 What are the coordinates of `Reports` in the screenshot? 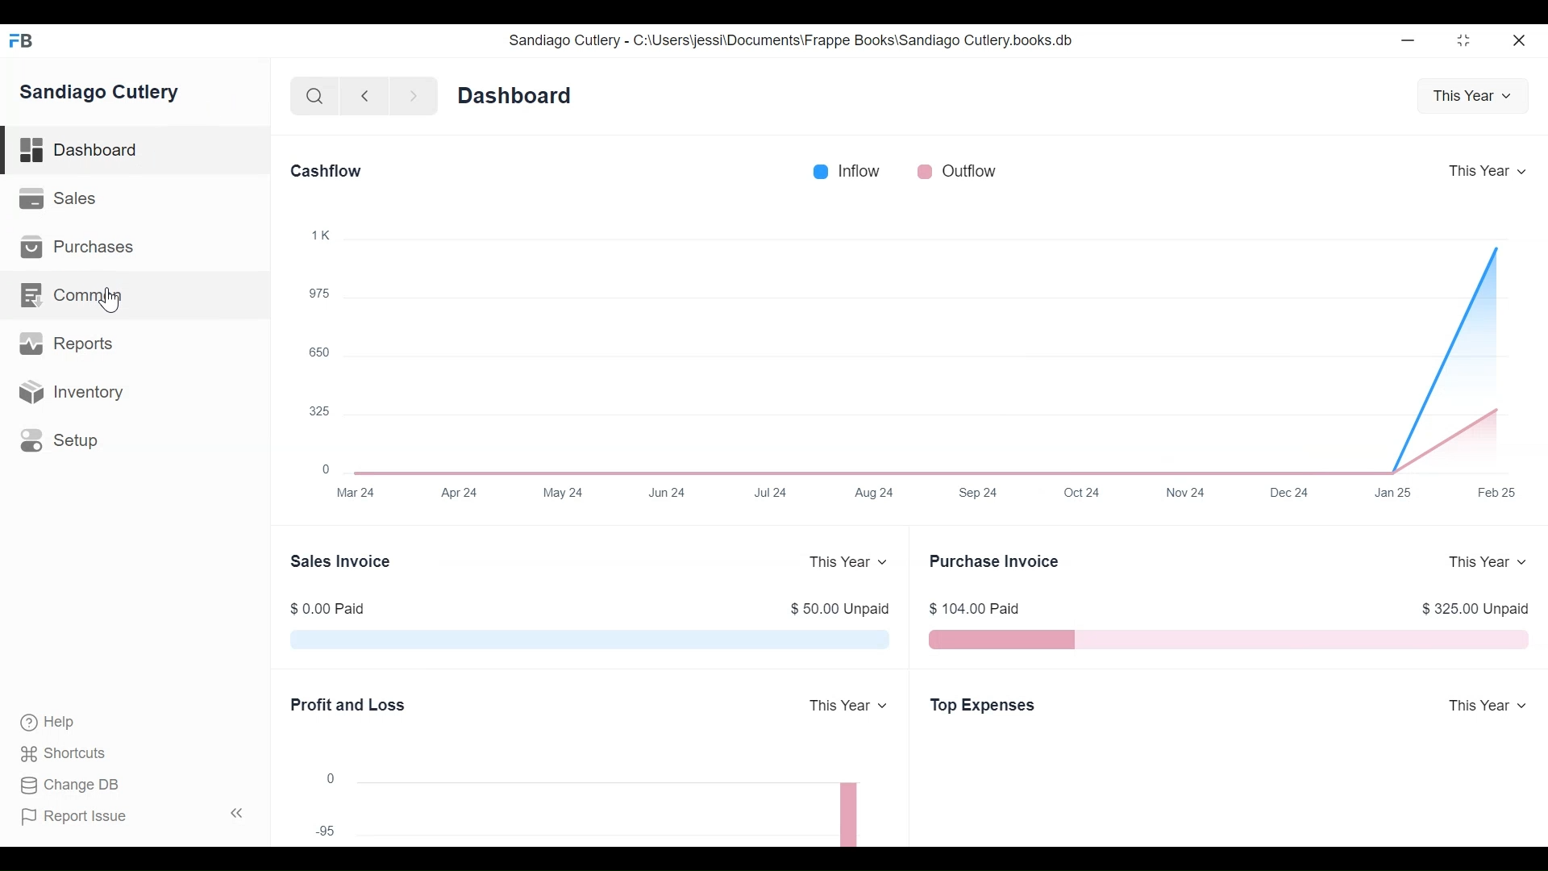 It's located at (64, 342).